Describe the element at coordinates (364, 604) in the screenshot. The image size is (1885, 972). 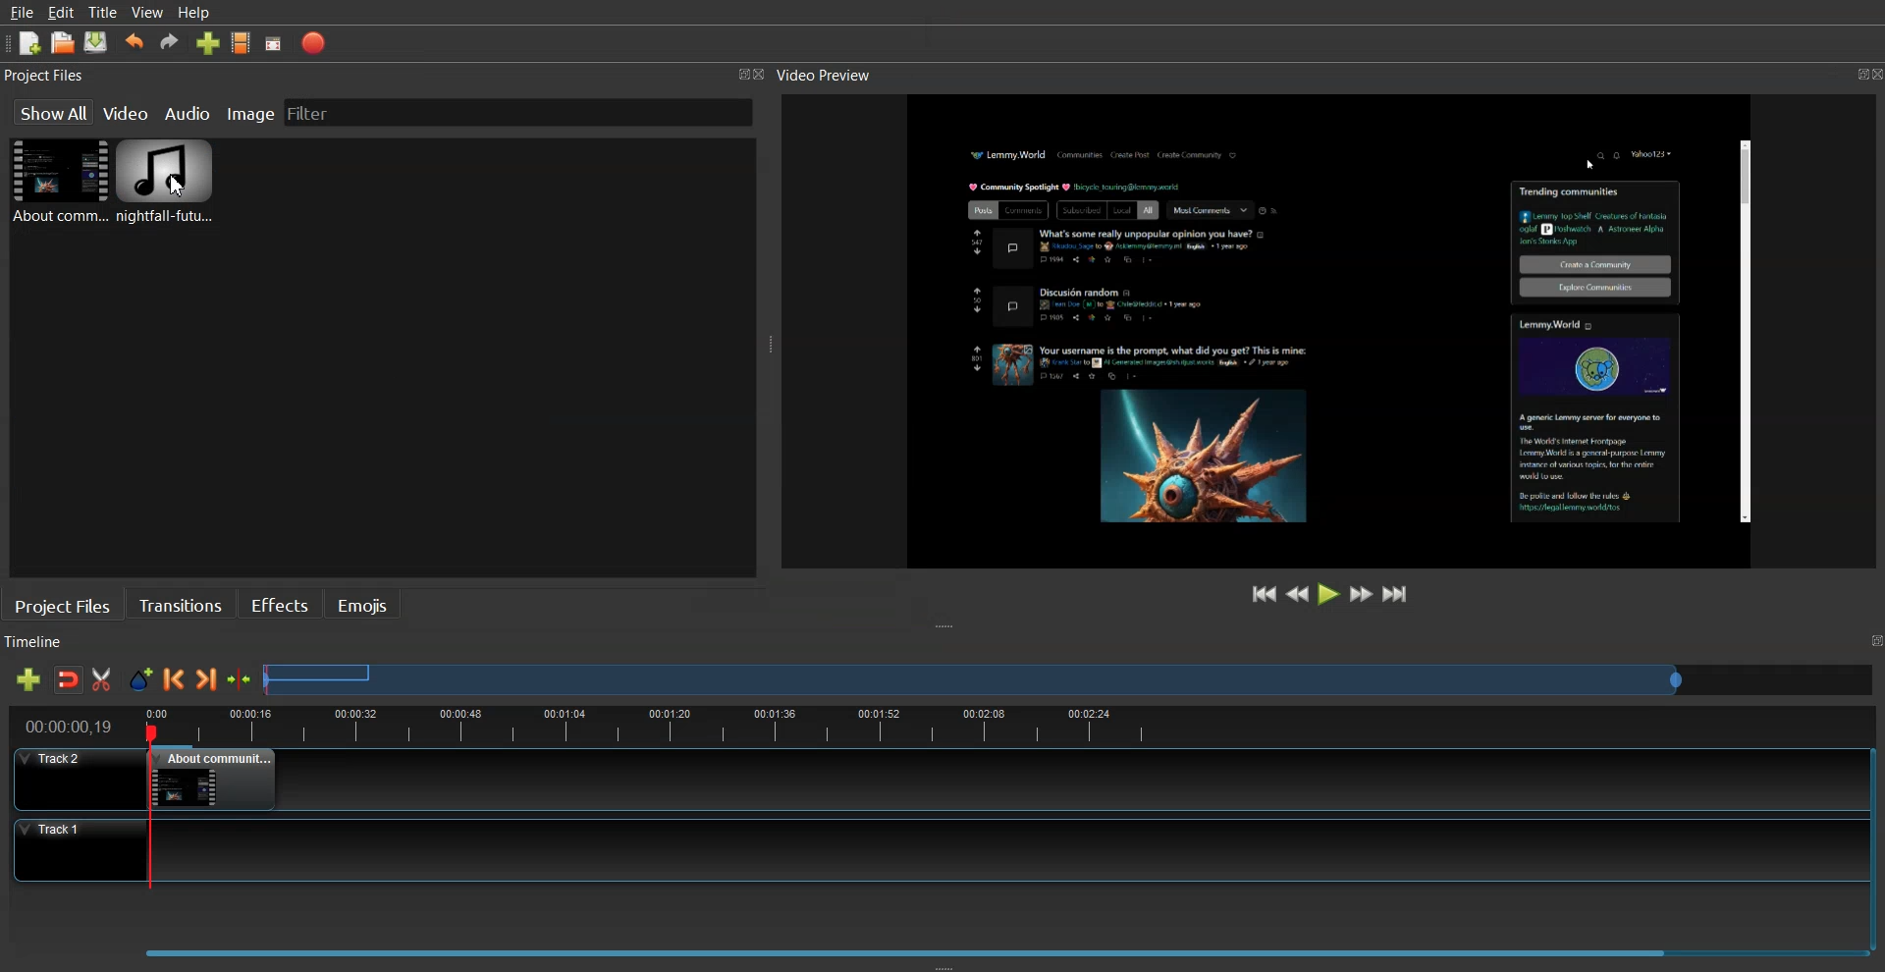
I see `Emojis` at that location.